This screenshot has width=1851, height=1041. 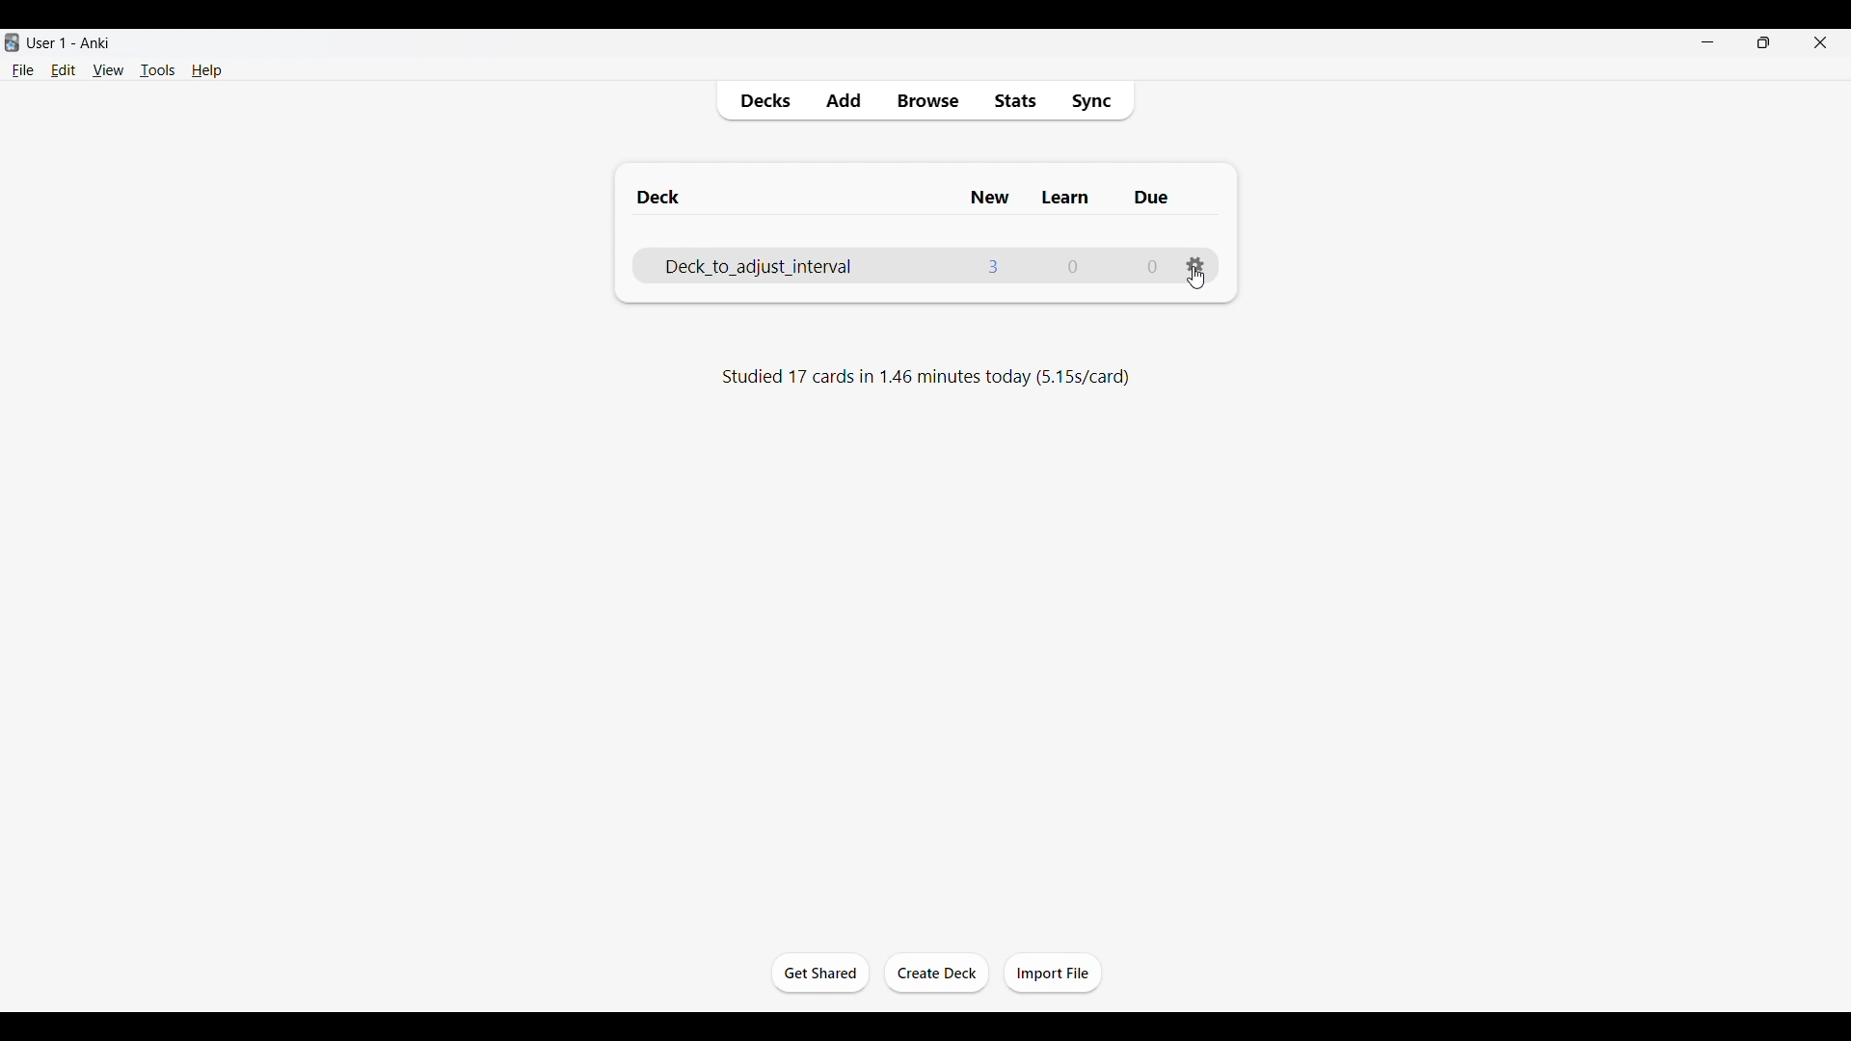 I want to click on View menu, so click(x=108, y=70).